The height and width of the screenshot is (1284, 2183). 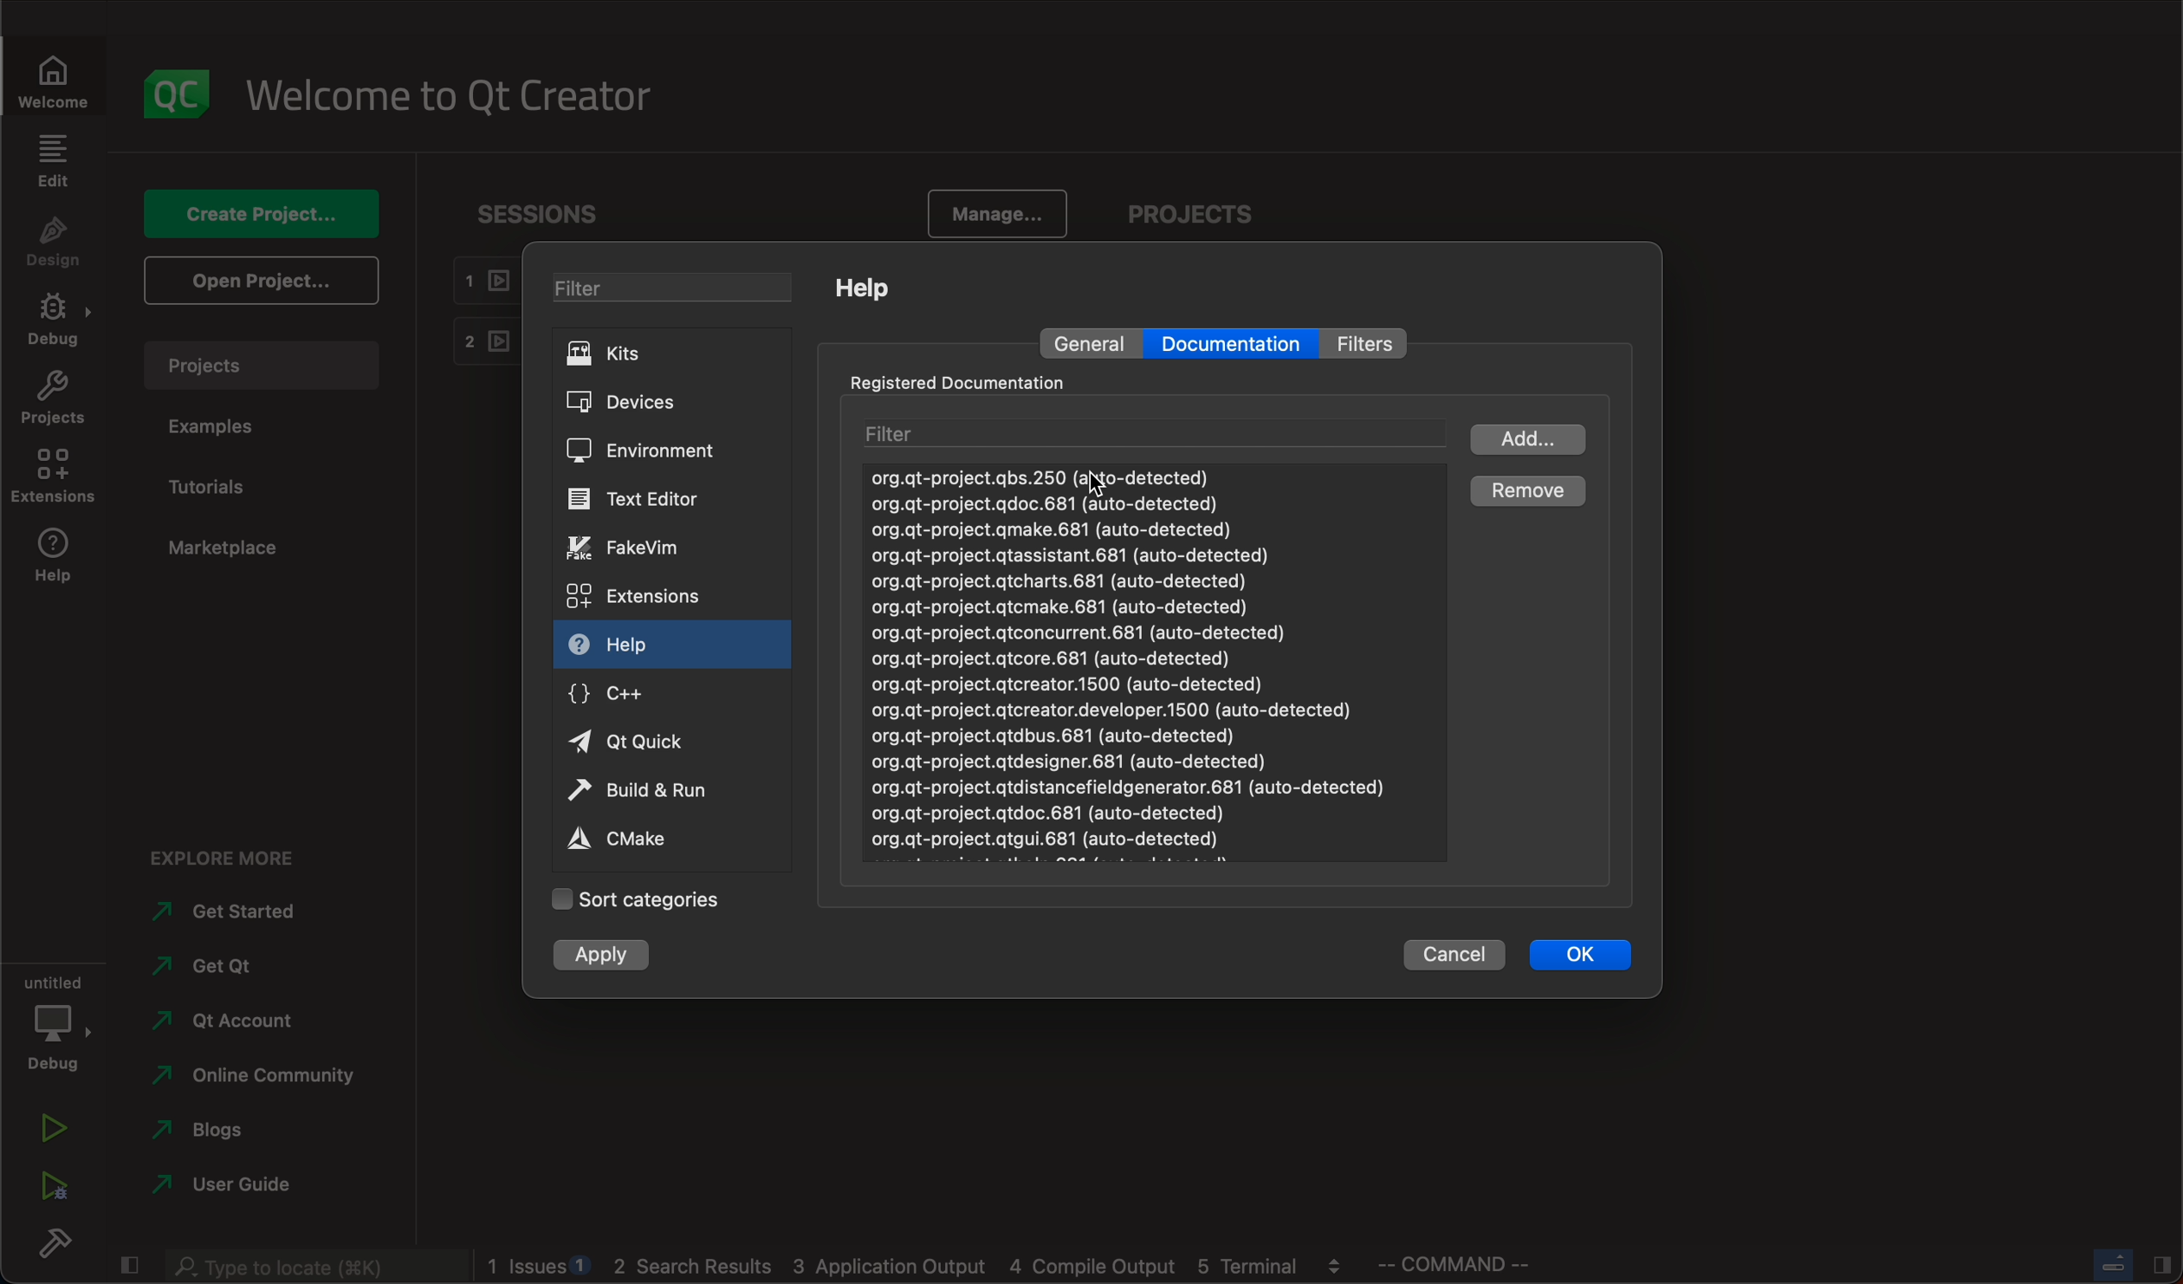 What do you see at coordinates (59, 554) in the screenshot?
I see `help` at bounding box center [59, 554].